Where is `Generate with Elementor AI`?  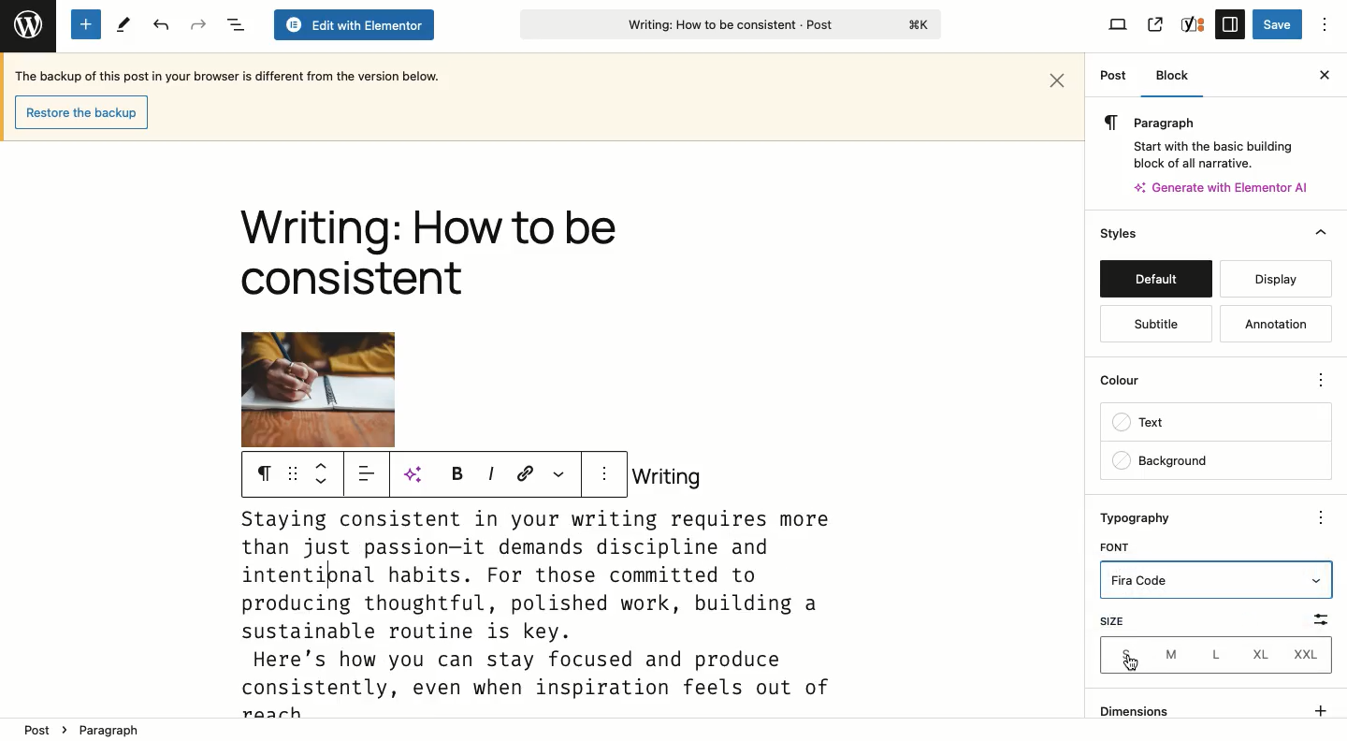 Generate with Elementor AI is located at coordinates (1223, 187).